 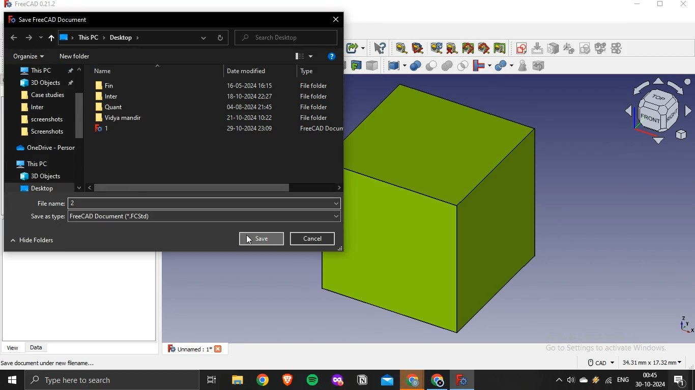 What do you see at coordinates (584, 381) in the screenshot?
I see `onedrive` at bounding box center [584, 381].